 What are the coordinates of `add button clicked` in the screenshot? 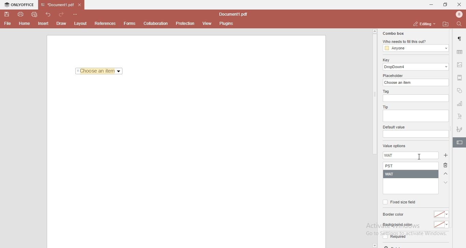 It's located at (445, 156).